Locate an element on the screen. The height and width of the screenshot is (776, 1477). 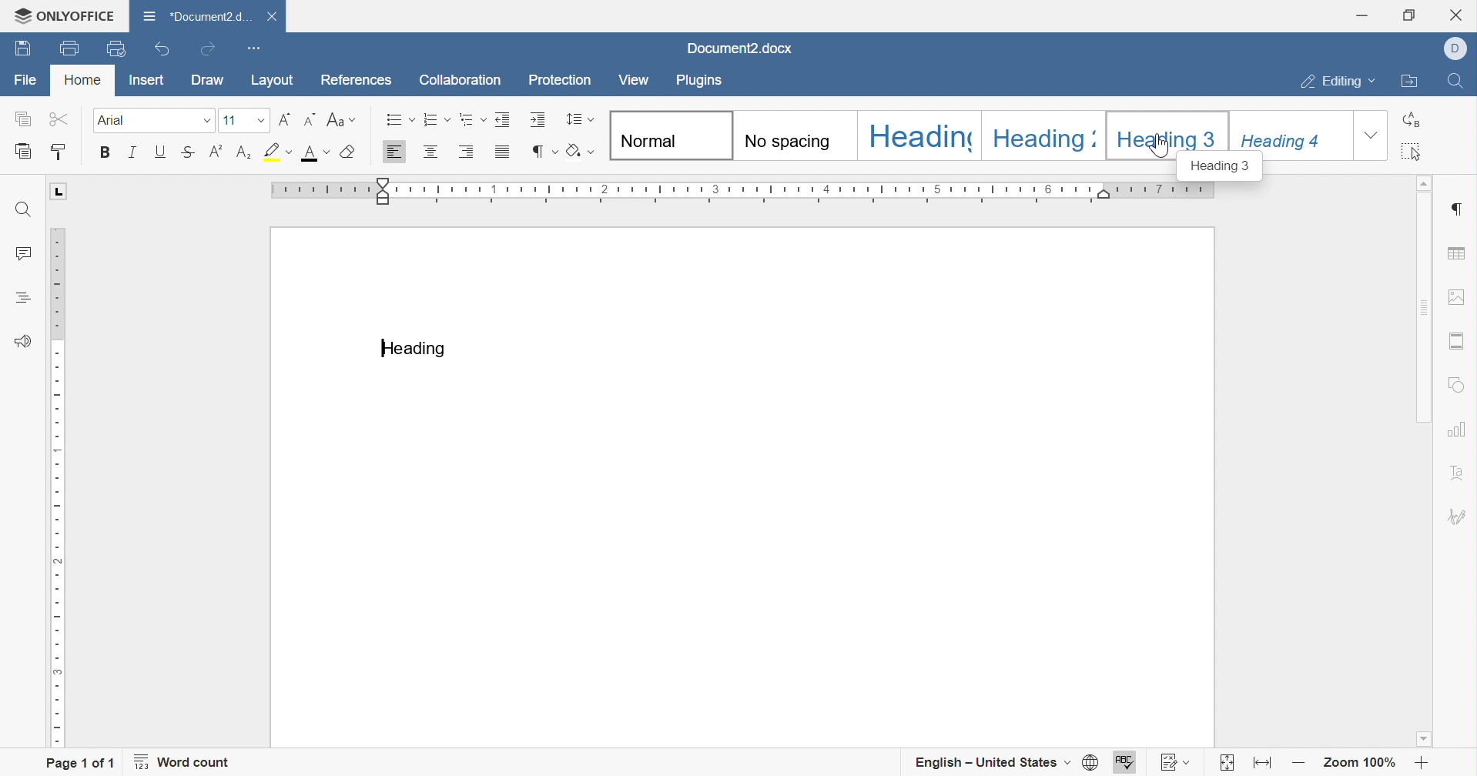
Replace is located at coordinates (1410, 119).